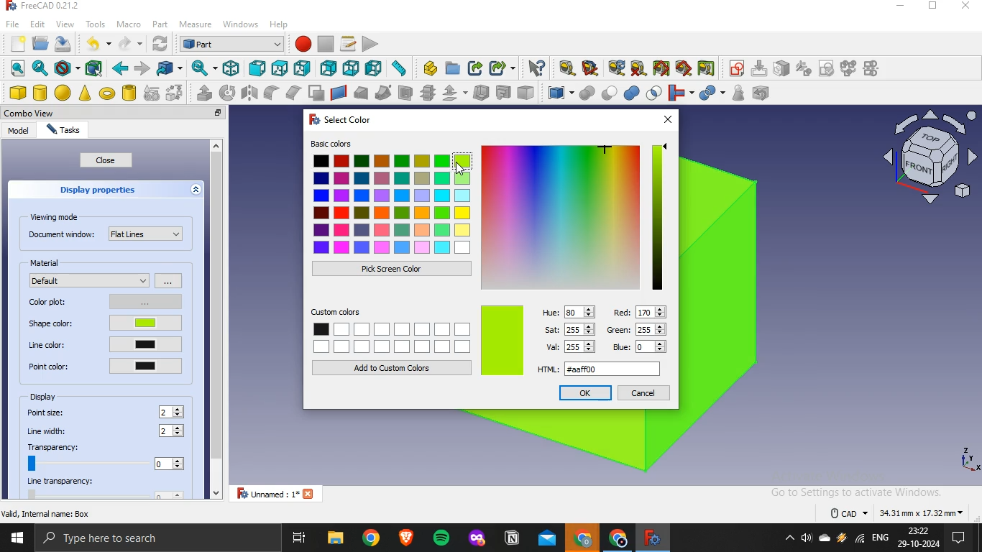  Describe the element at coordinates (103, 300) in the screenshot. I see `color plot` at that location.